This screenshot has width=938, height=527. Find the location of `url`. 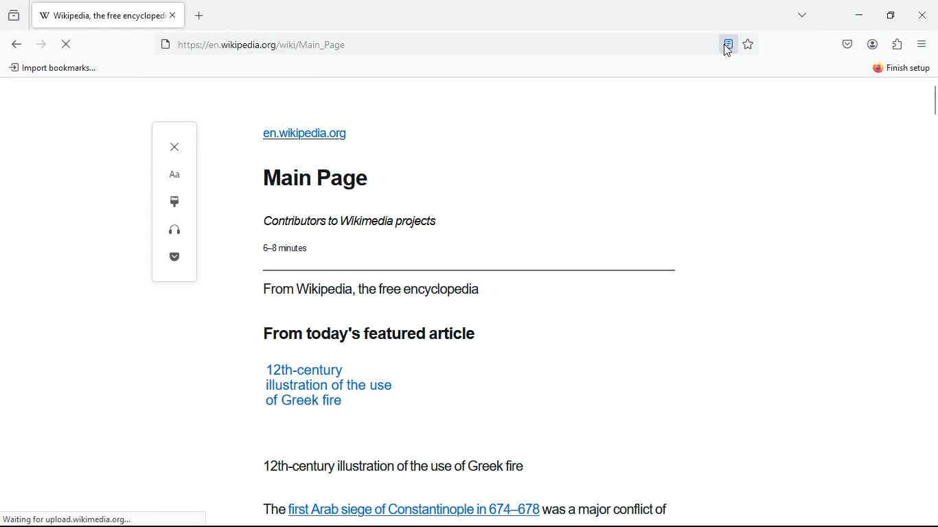

url is located at coordinates (268, 45).